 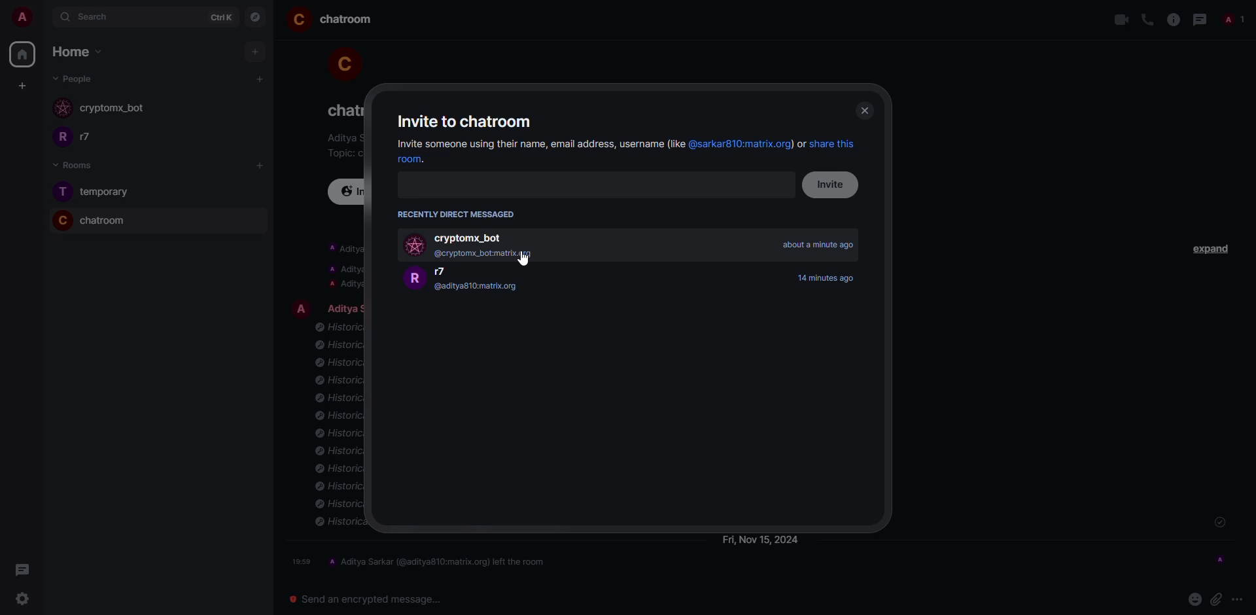 What do you see at coordinates (349, 192) in the screenshot?
I see `invite to this room` at bounding box center [349, 192].